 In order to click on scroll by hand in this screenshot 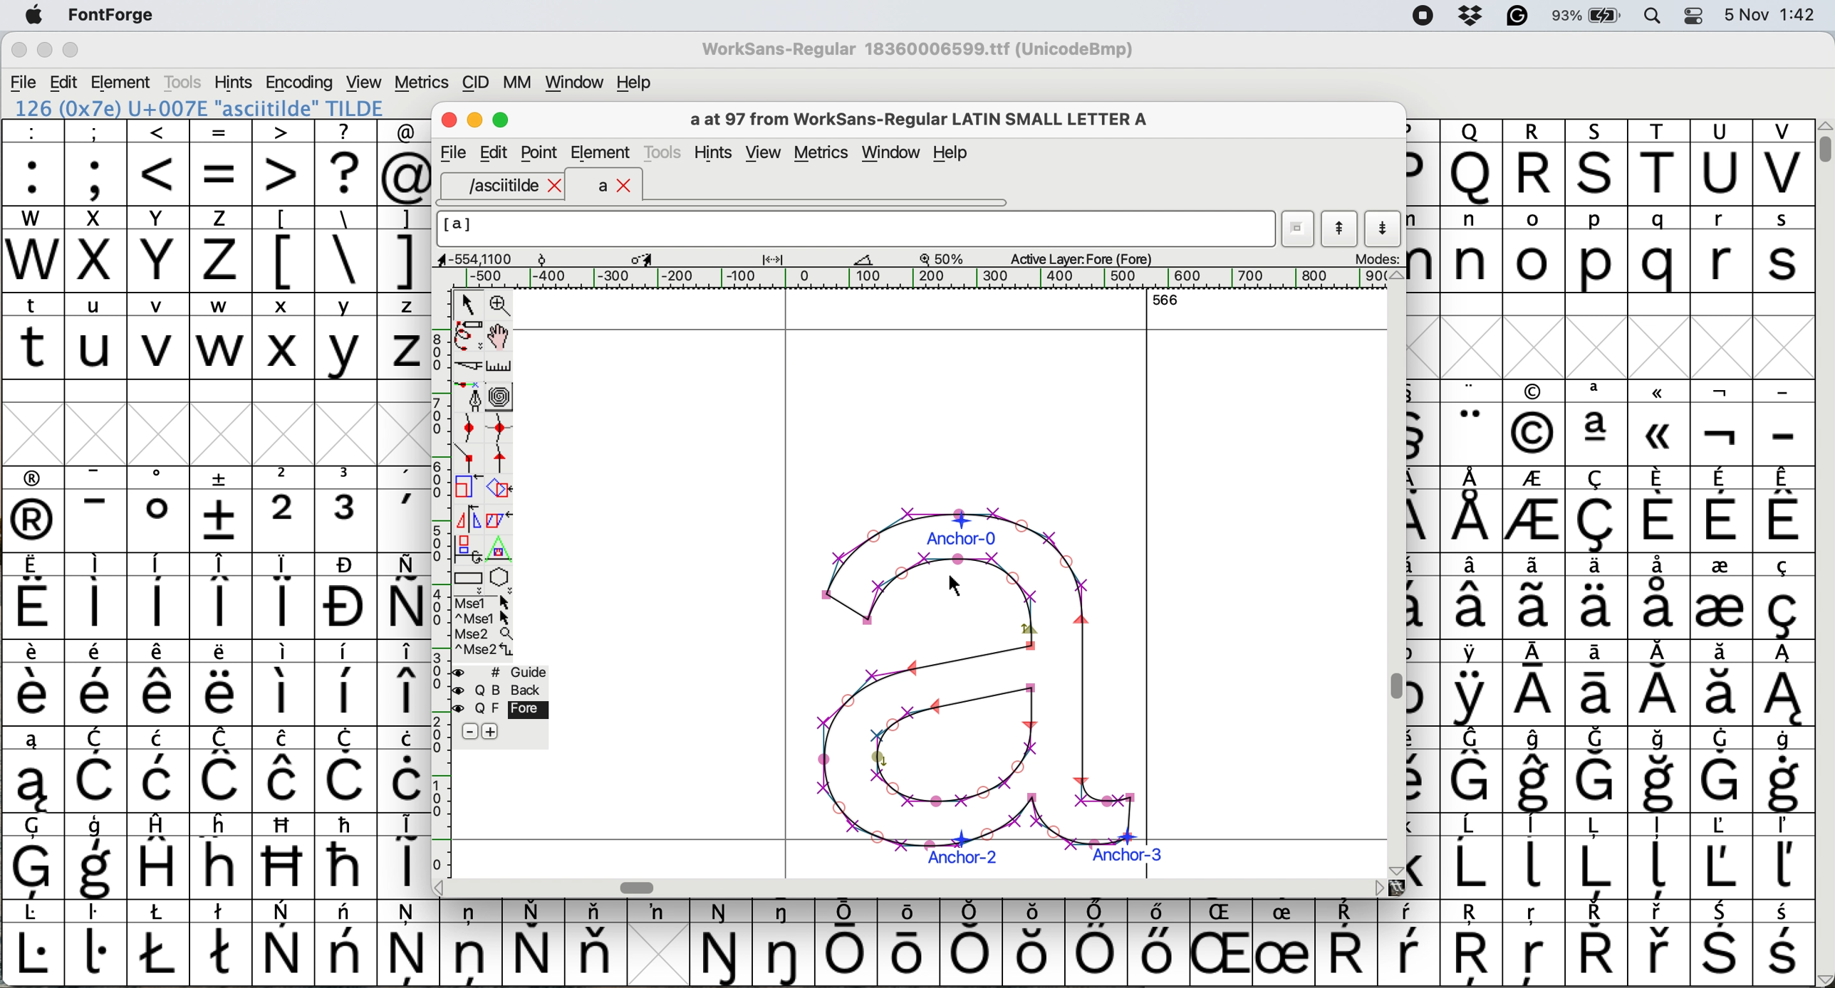, I will do `click(500, 337)`.